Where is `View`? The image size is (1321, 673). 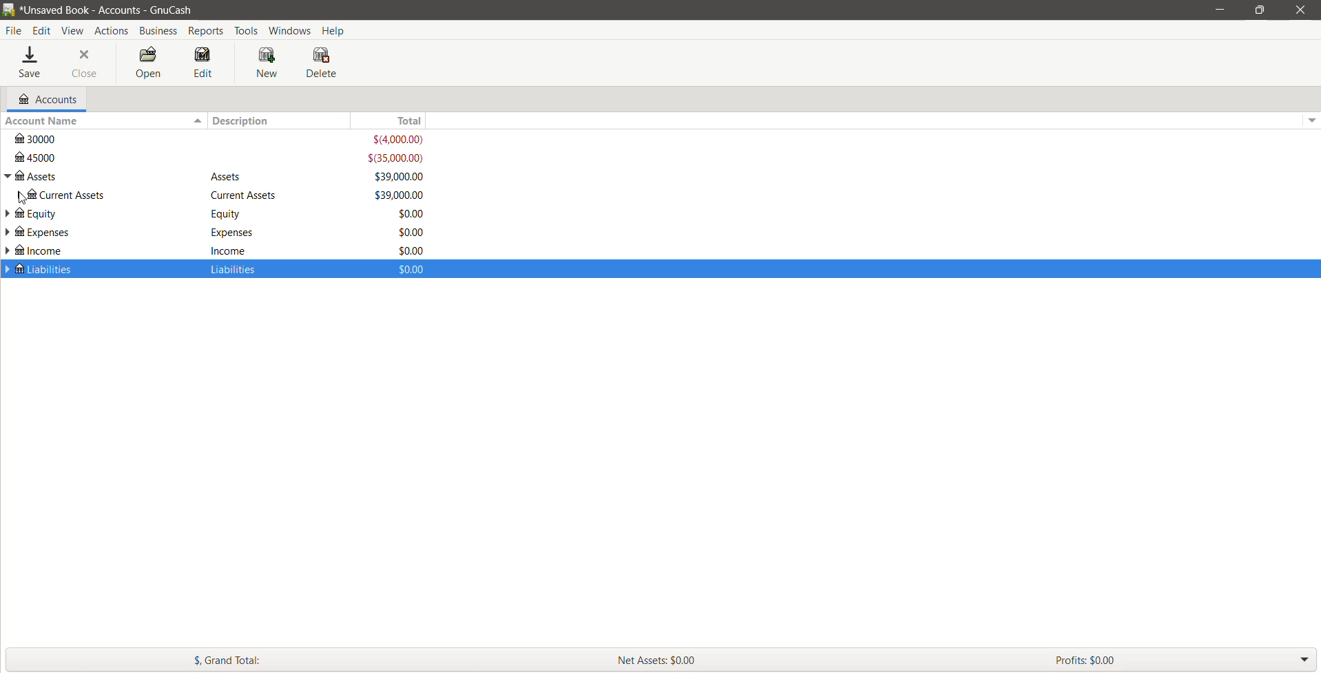 View is located at coordinates (73, 30).